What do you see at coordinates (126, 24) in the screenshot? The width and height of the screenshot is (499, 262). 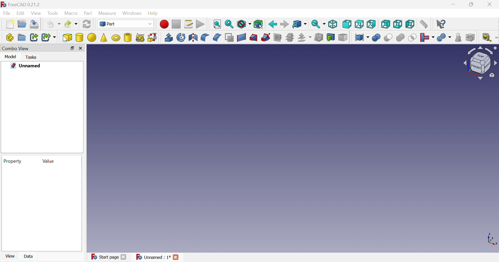 I see `Part` at bounding box center [126, 24].